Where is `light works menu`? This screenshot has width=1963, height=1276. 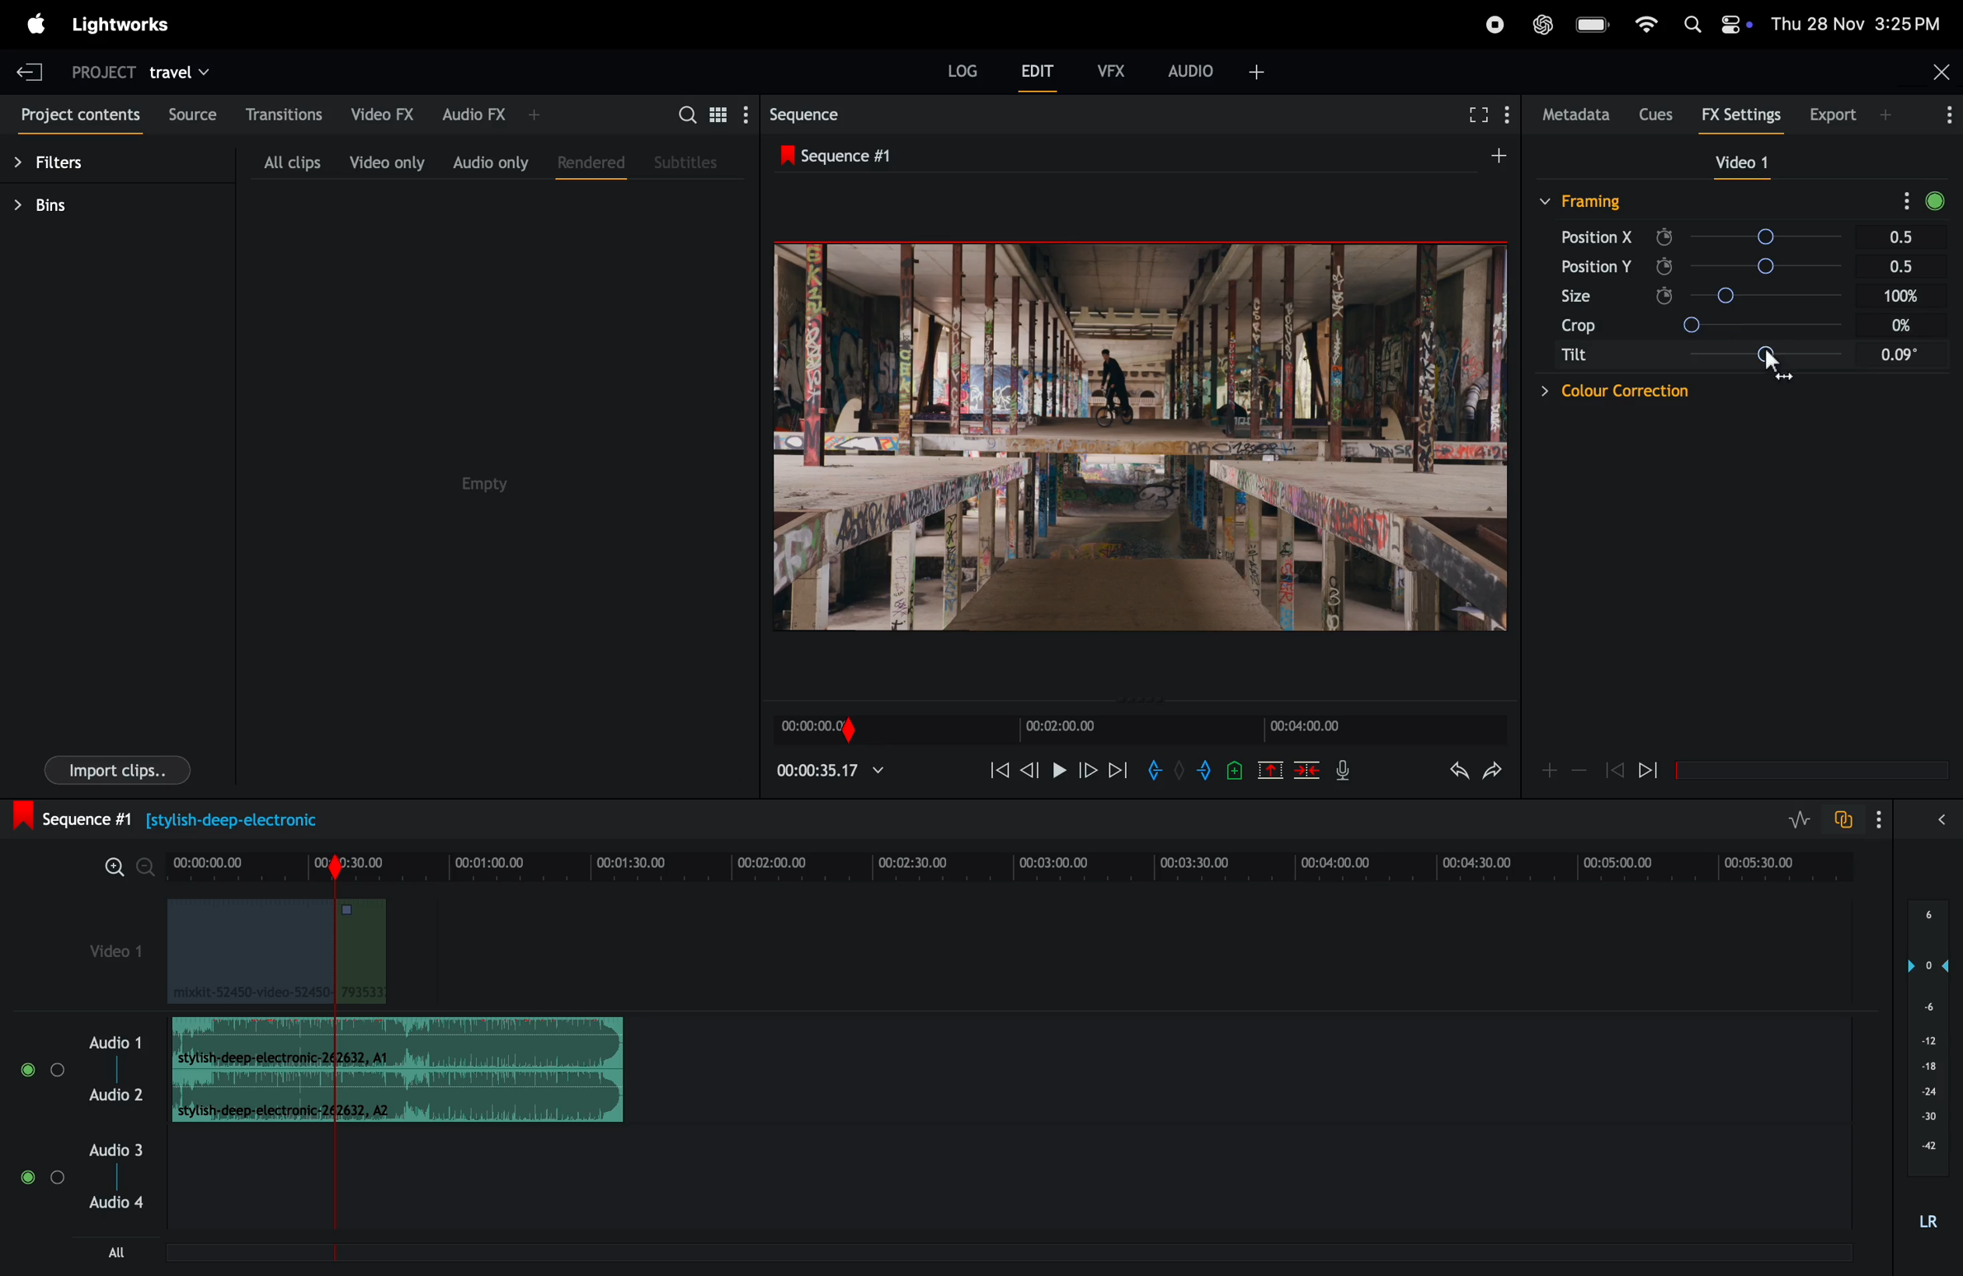
light works menu is located at coordinates (132, 26).